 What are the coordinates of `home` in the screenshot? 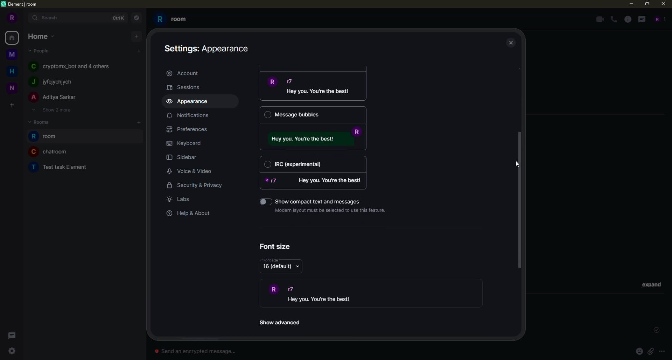 It's located at (14, 70).